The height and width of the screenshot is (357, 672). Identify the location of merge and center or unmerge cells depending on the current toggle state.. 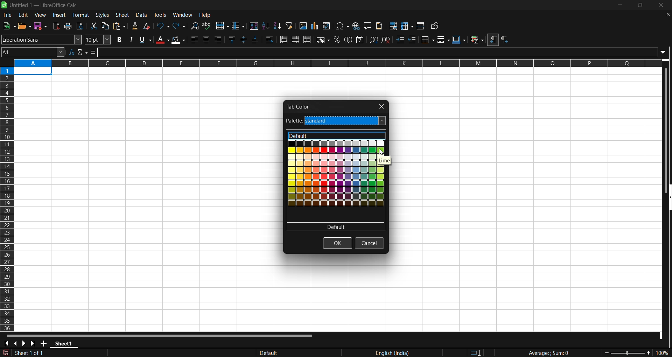
(284, 40).